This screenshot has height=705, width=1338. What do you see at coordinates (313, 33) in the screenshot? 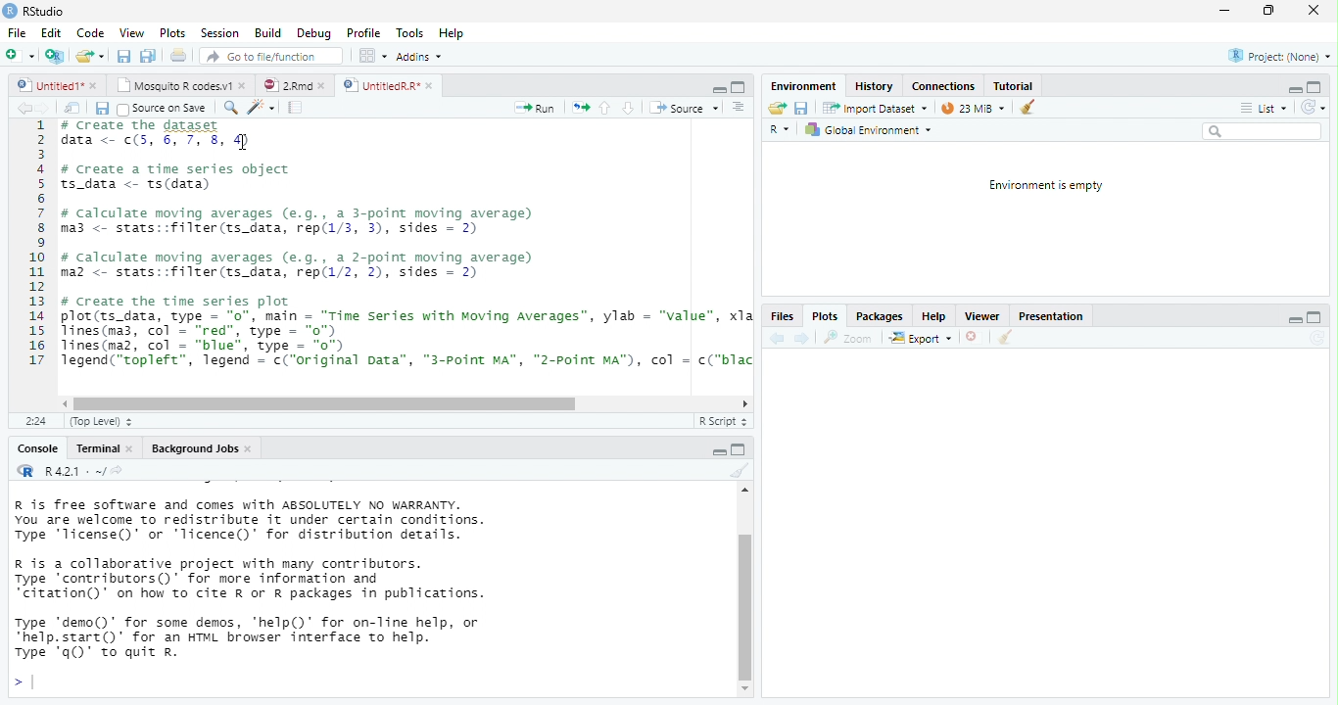
I see `Debug` at bounding box center [313, 33].